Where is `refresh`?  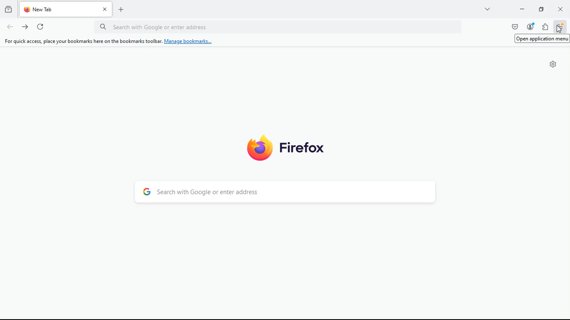
refresh is located at coordinates (41, 27).